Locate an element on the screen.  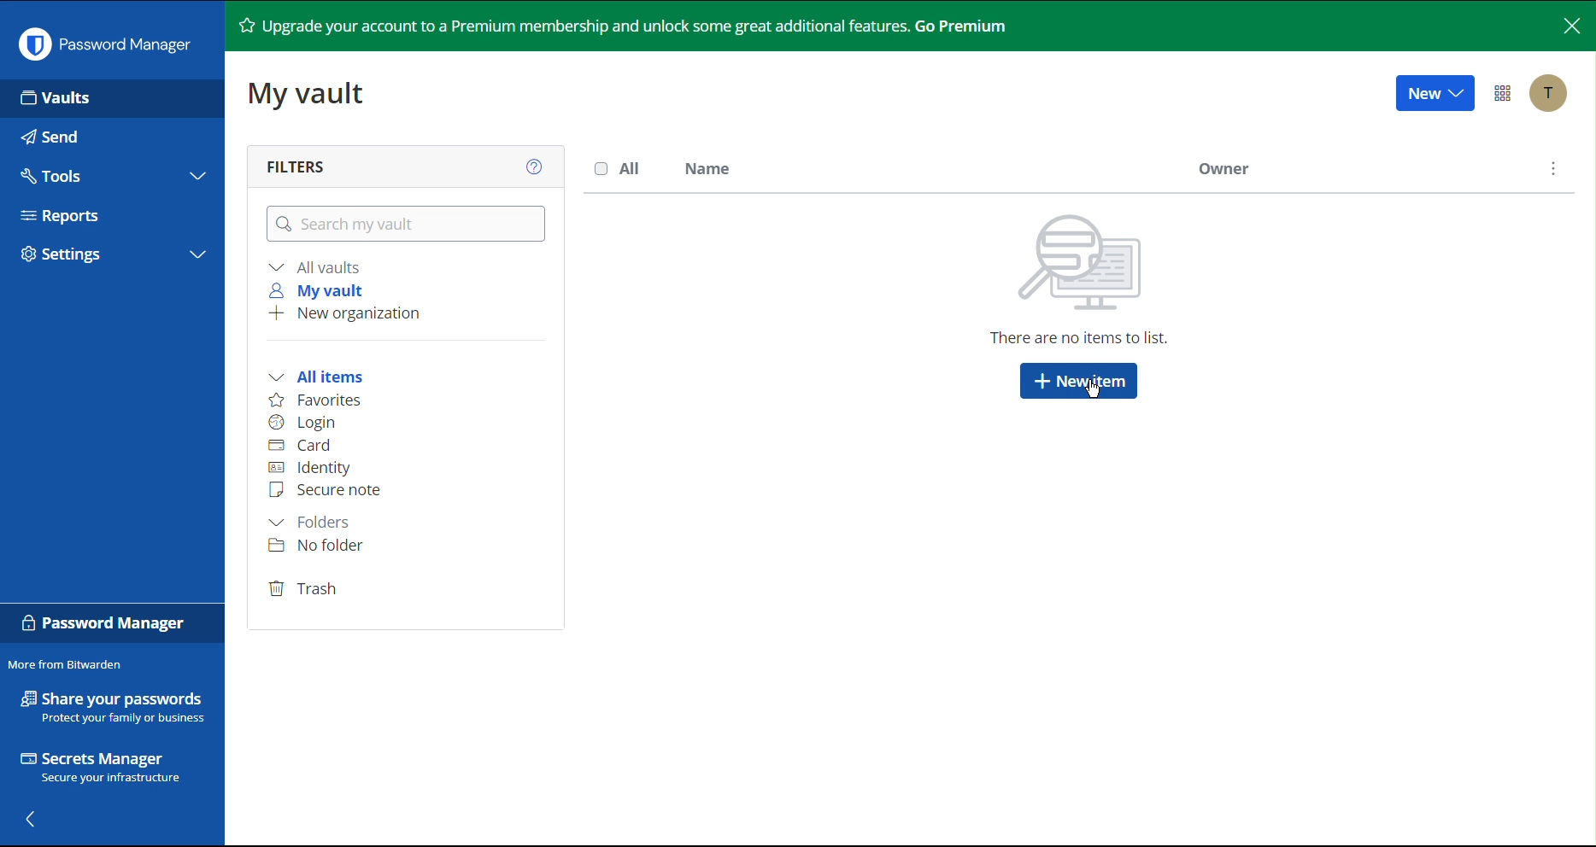
Tools is located at coordinates (108, 173).